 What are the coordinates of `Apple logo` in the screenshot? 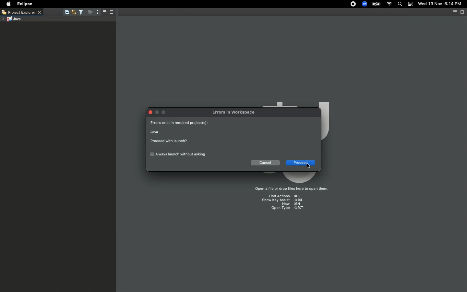 It's located at (8, 4).